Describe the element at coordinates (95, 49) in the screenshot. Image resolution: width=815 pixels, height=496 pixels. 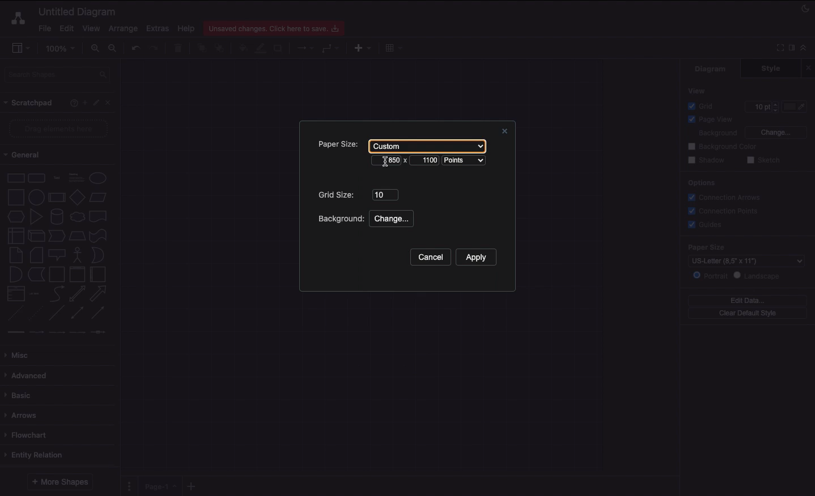
I see `Zoom in` at that location.